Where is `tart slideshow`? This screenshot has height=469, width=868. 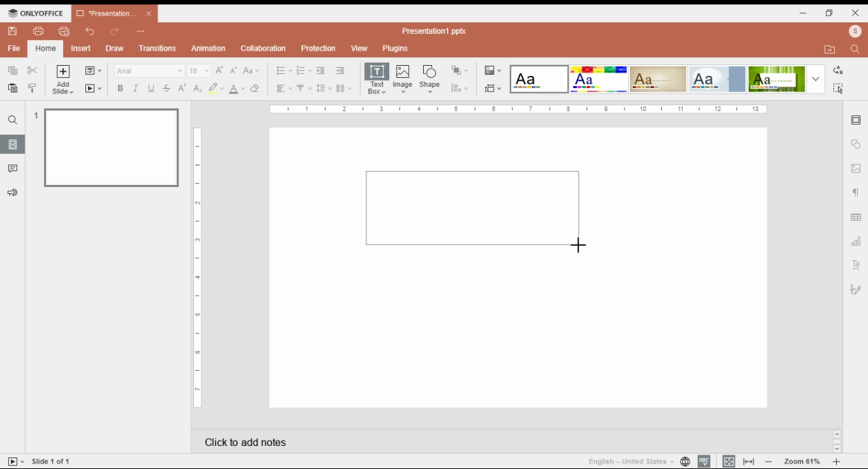 tart slideshow is located at coordinates (16, 461).